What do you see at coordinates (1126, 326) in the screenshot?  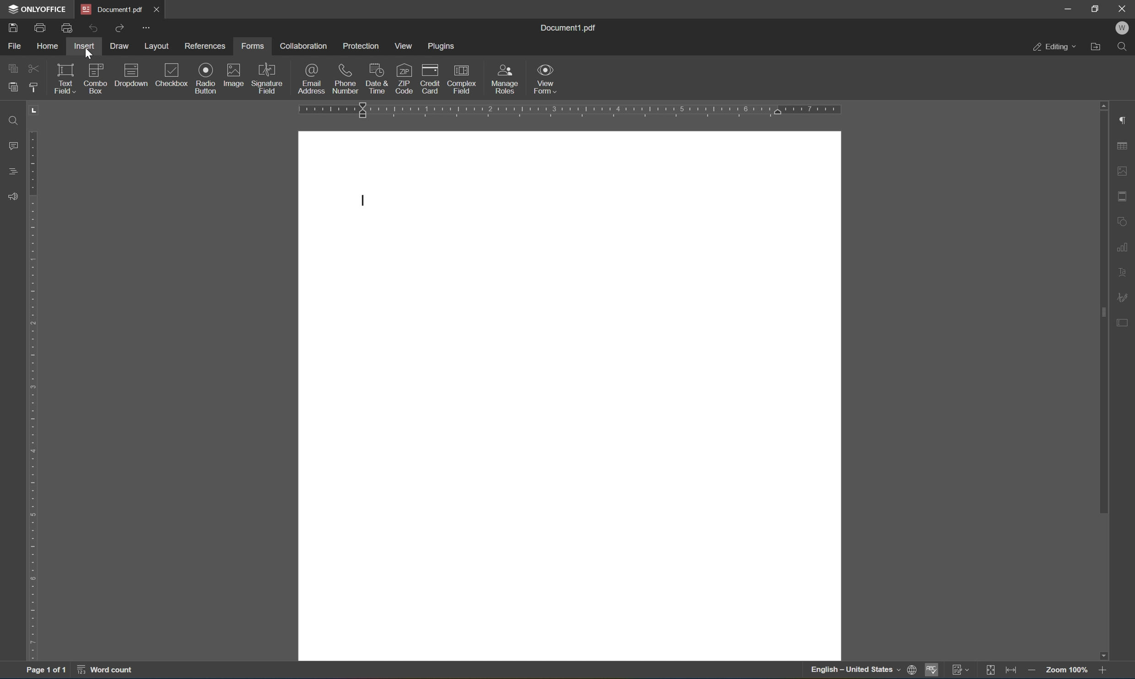 I see `form settings` at bounding box center [1126, 326].